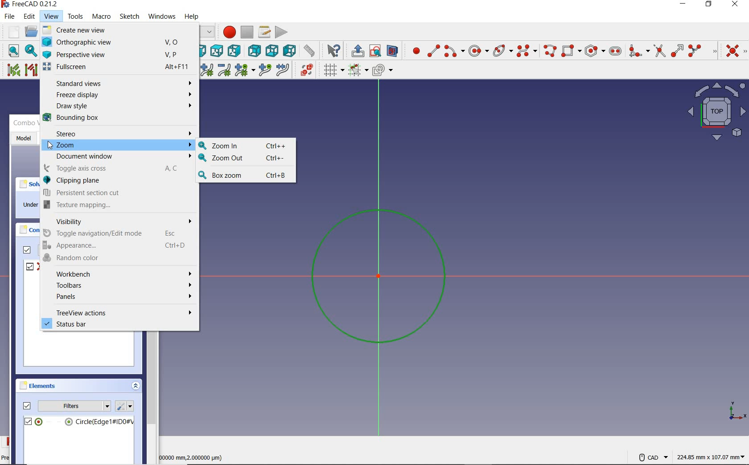  I want to click on file, so click(11, 16).